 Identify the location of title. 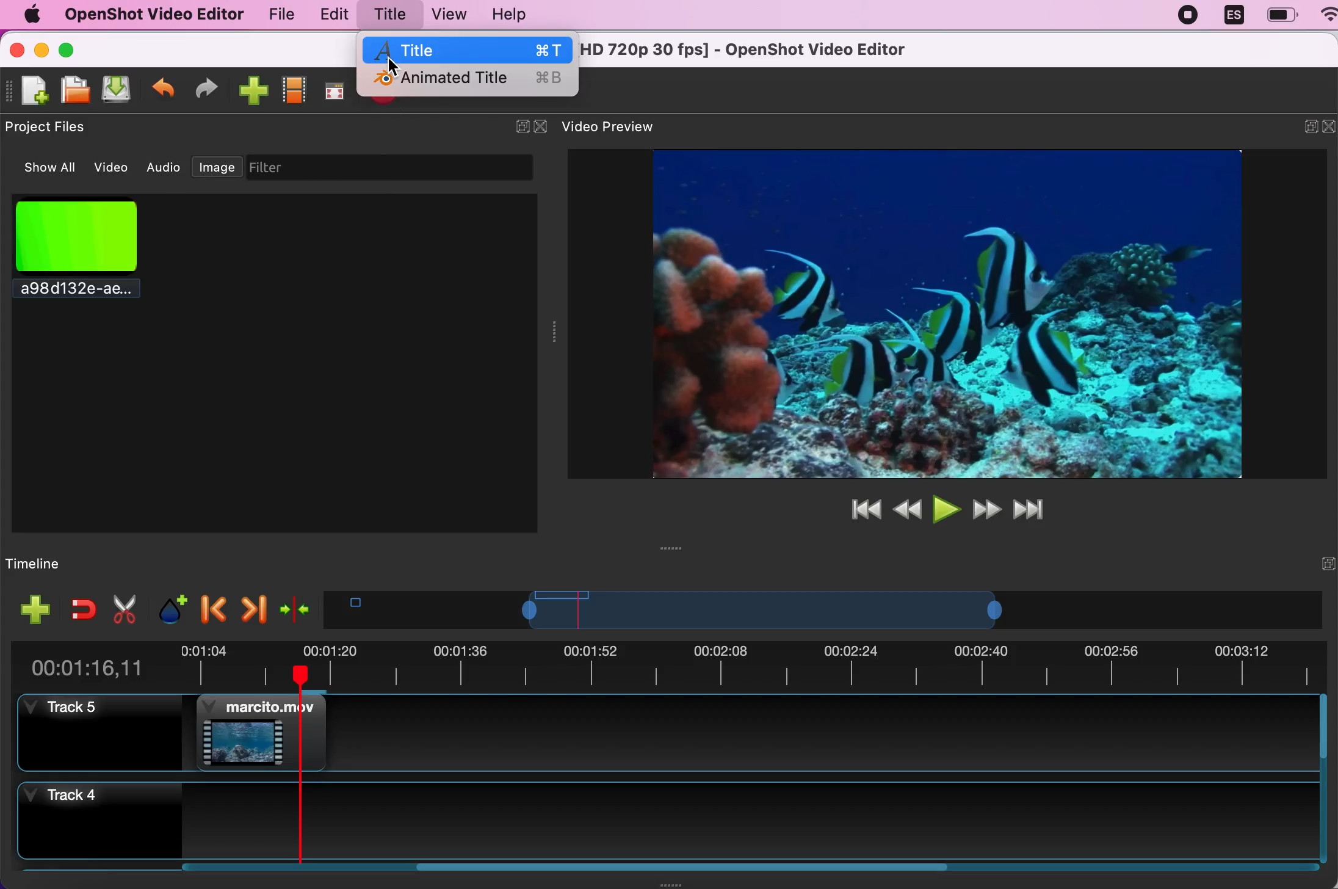
(389, 14).